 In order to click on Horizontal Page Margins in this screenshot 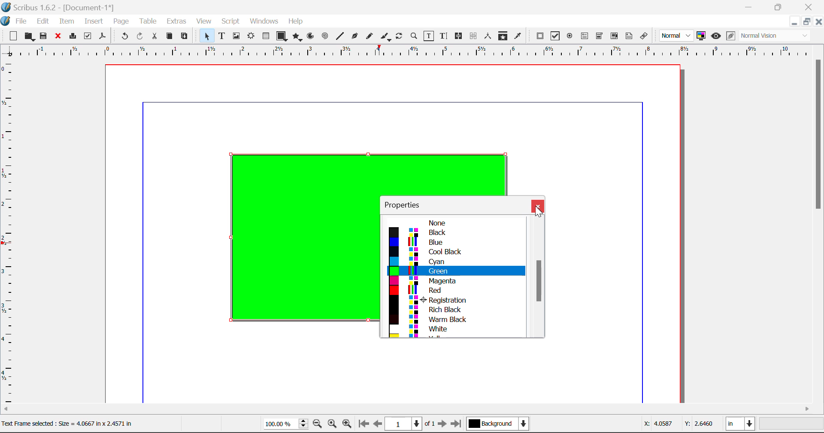, I will do `click(9, 233)`.